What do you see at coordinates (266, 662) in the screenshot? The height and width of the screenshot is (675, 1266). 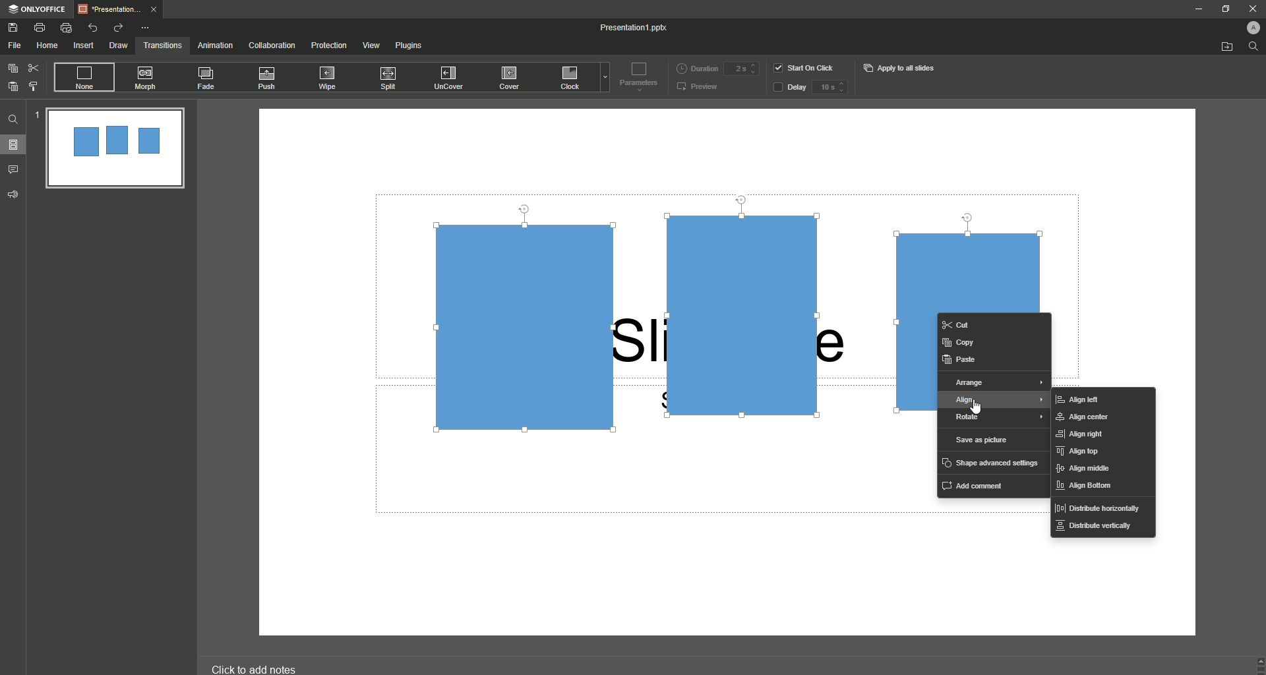 I see `click to add notes` at bounding box center [266, 662].